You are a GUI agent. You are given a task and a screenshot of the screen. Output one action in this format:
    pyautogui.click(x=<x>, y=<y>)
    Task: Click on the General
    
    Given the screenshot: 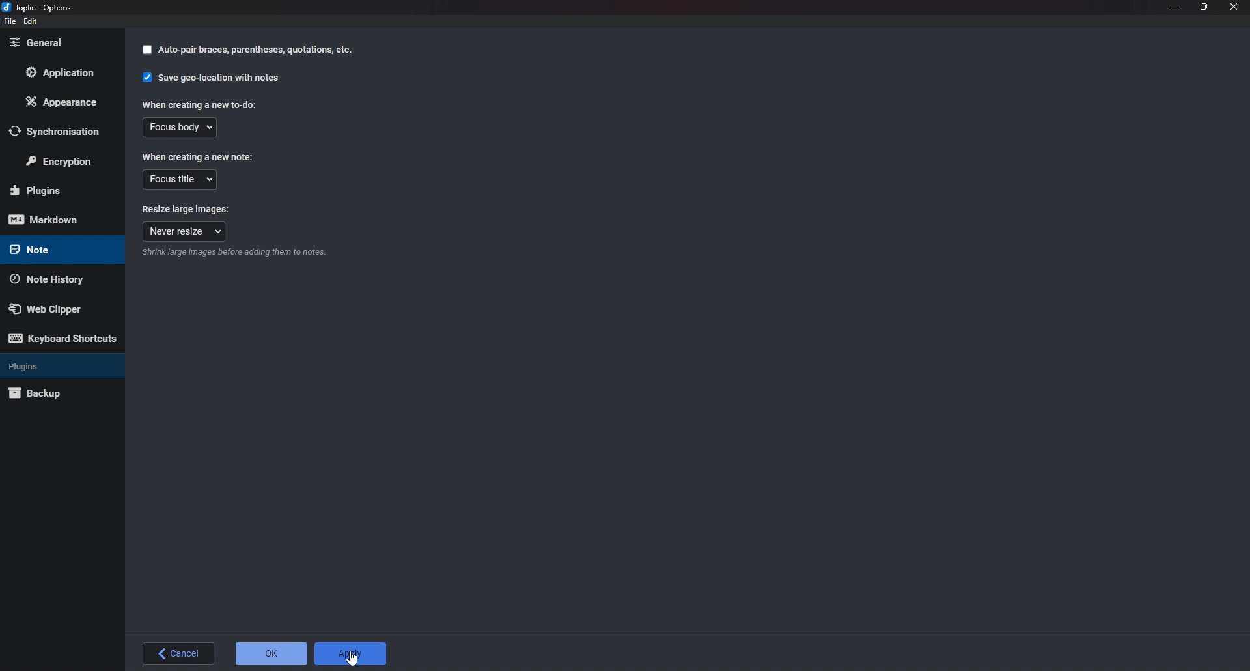 What is the action you would take?
    pyautogui.click(x=61, y=43)
    